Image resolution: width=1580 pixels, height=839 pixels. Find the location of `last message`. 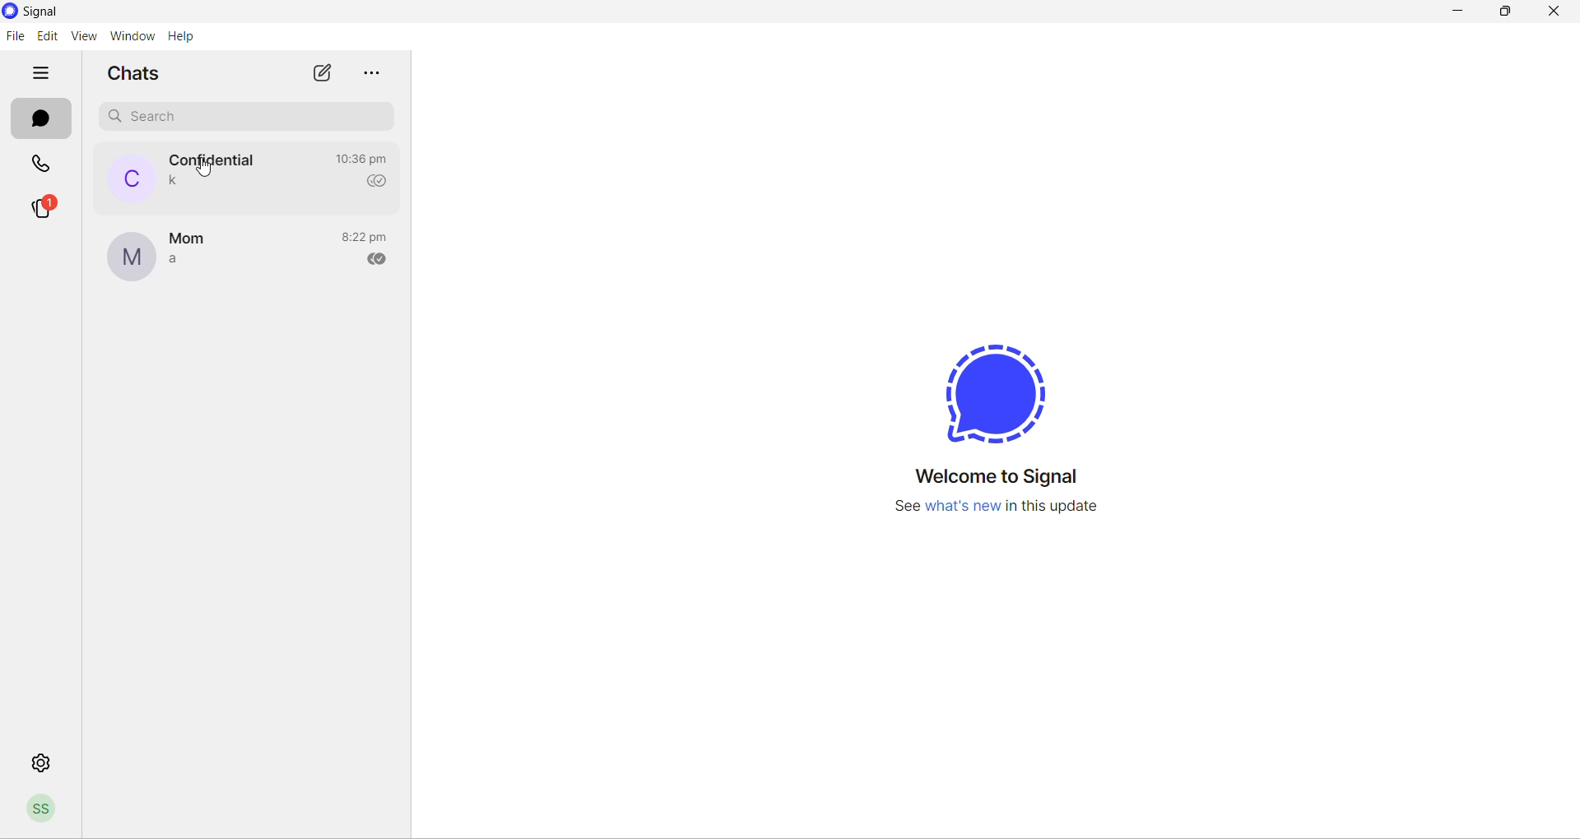

last message is located at coordinates (187, 265).